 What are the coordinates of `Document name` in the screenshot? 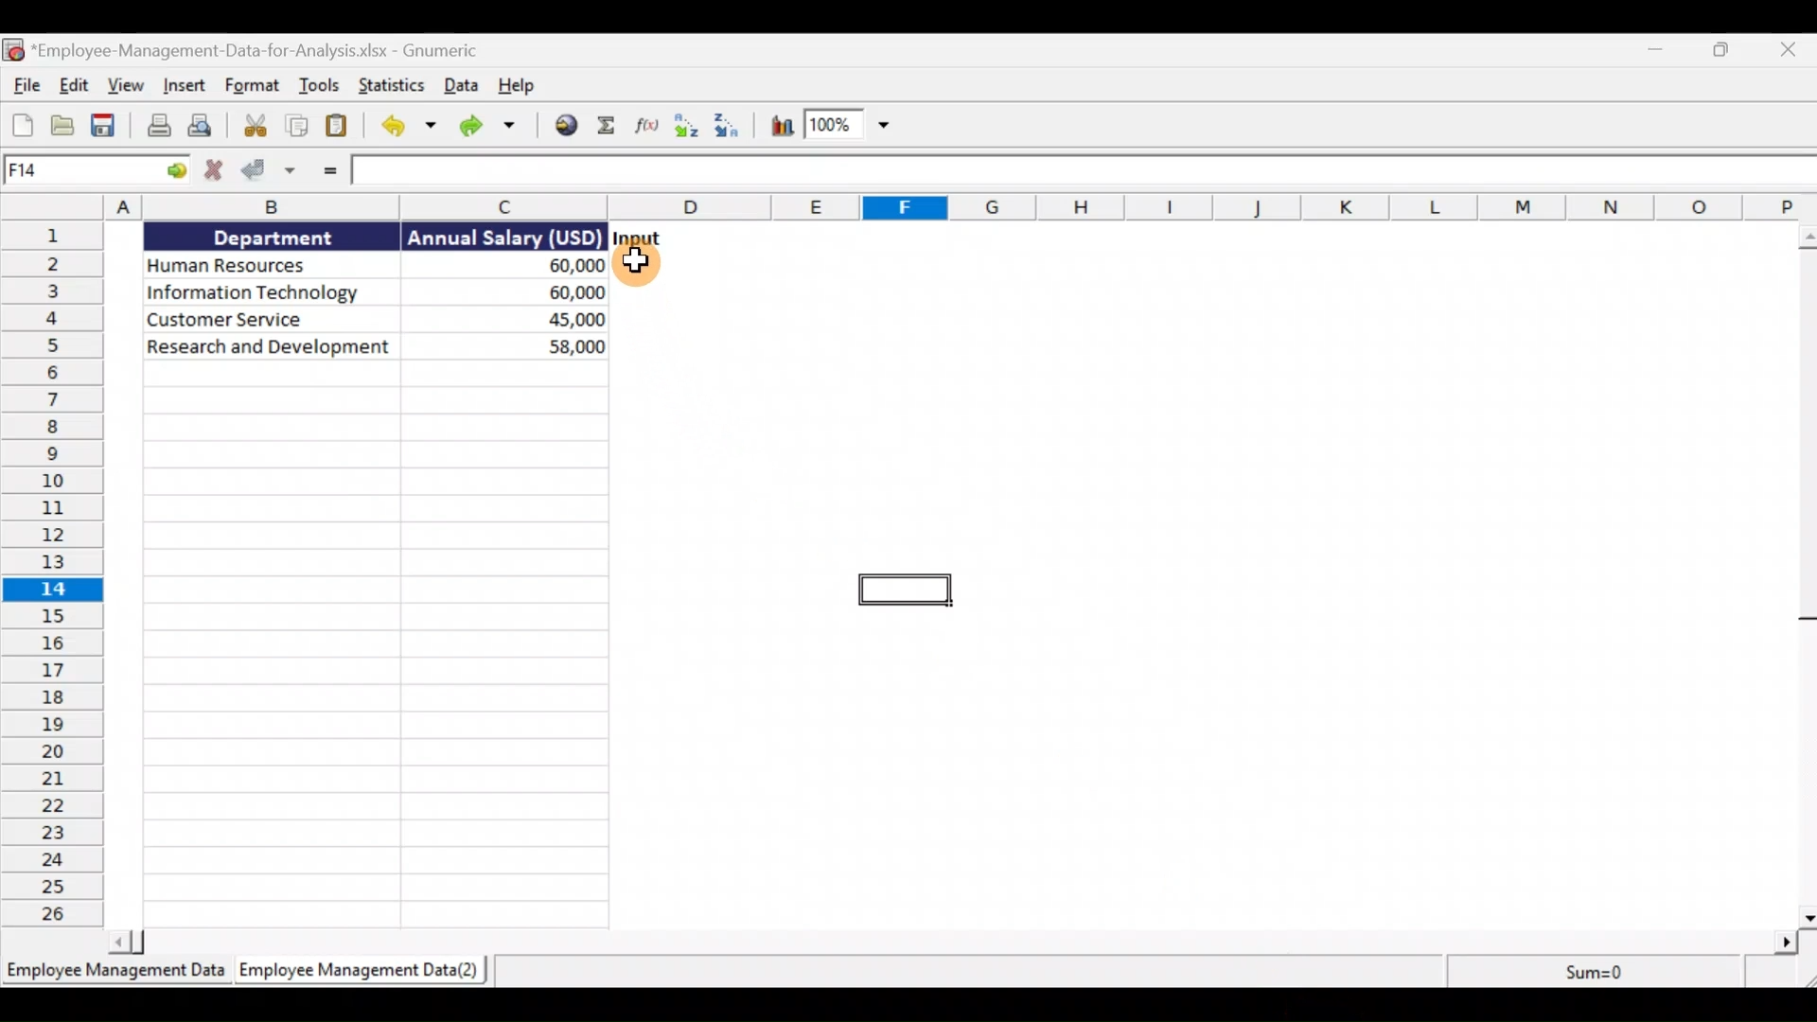 It's located at (241, 51).